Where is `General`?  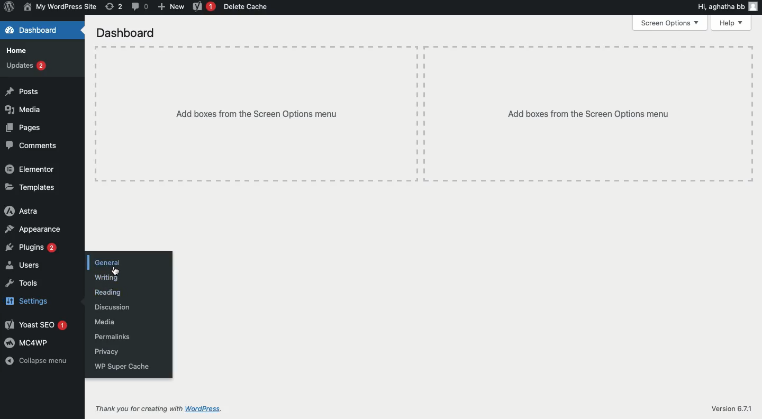
General is located at coordinates (108, 262).